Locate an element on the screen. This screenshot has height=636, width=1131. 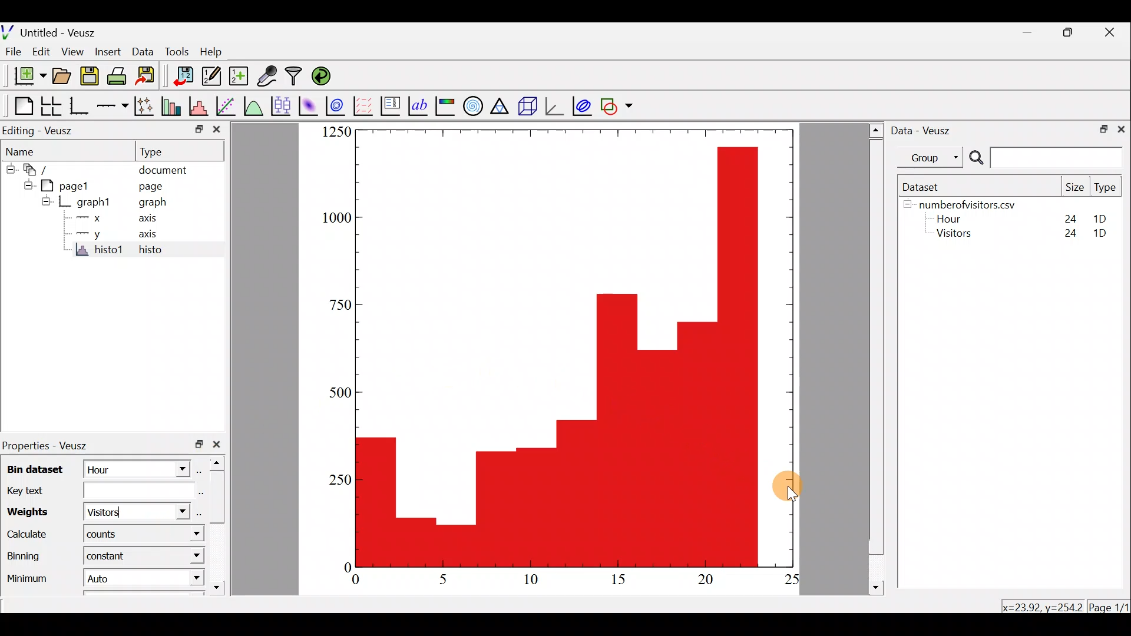
axis is located at coordinates (146, 237).